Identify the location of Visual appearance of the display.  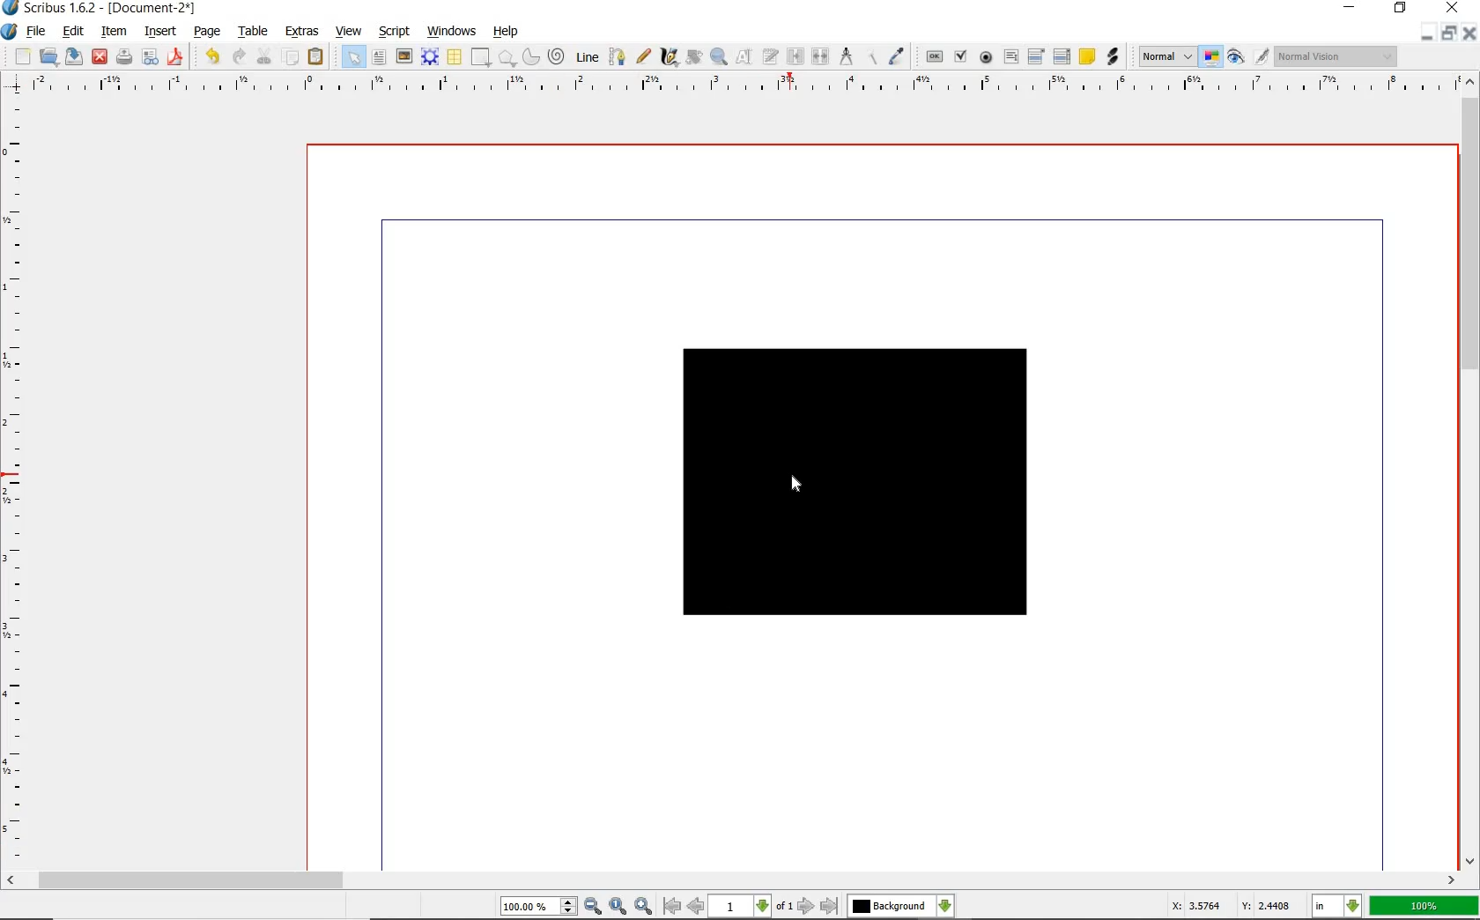
(1336, 57).